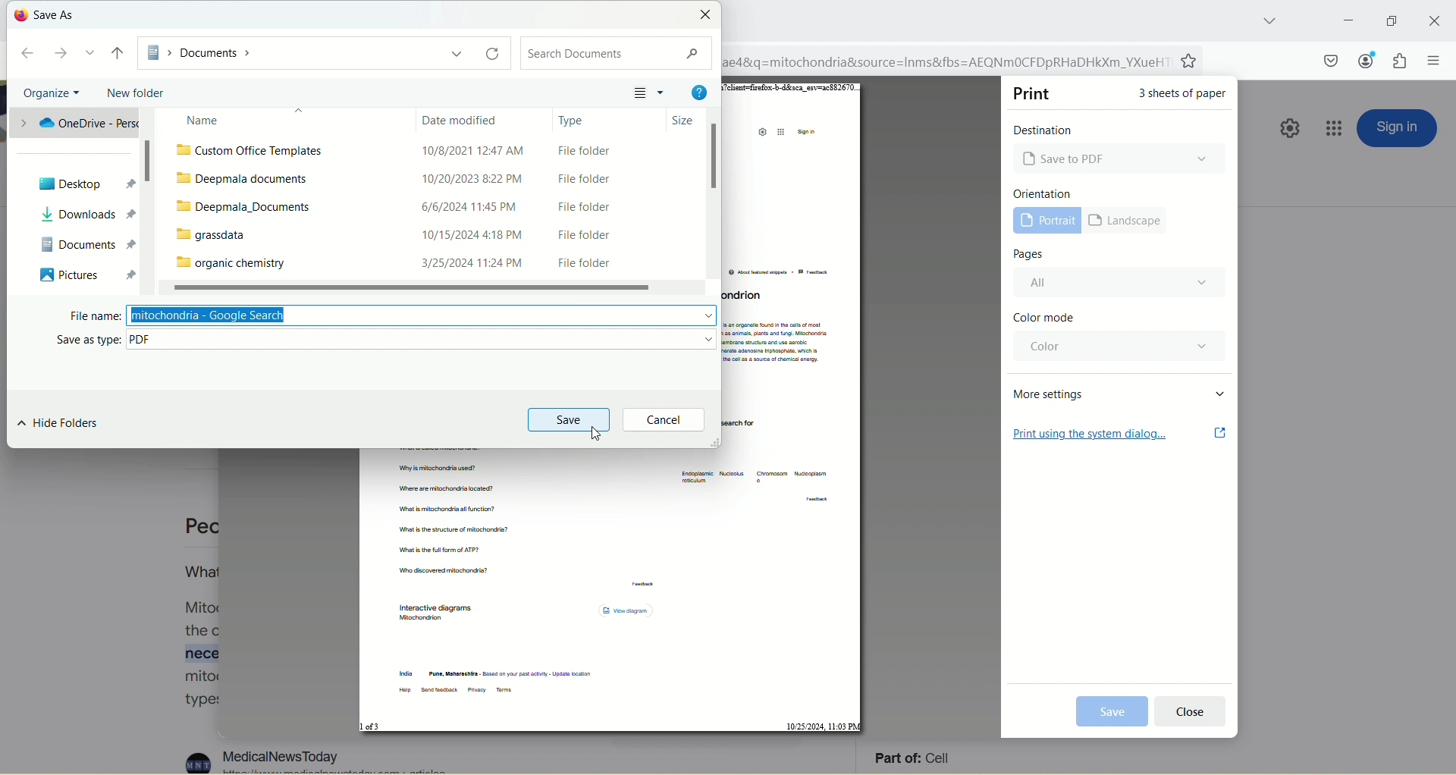 The width and height of the screenshot is (1456, 775). Describe the element at coordinates (84, 340) in the screenshot. I see `save as type` at that location.